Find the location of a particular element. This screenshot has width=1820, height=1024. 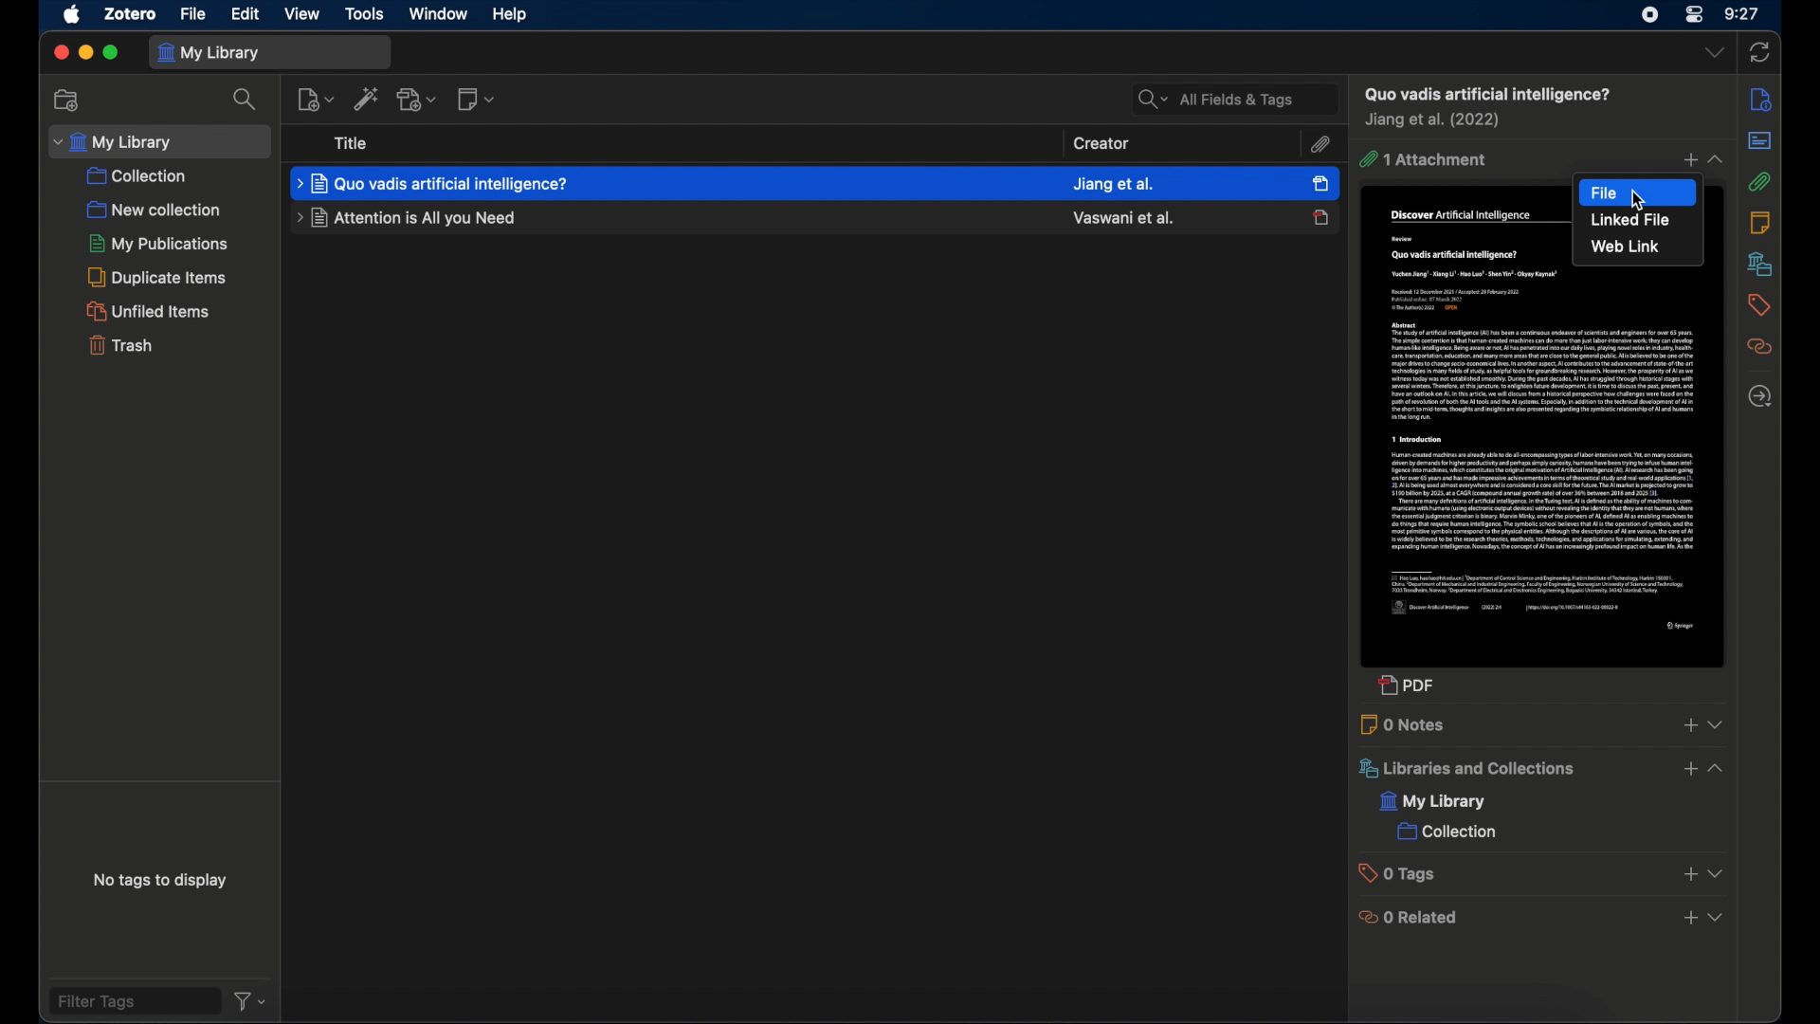

time is located at coordinates (1742, 13).